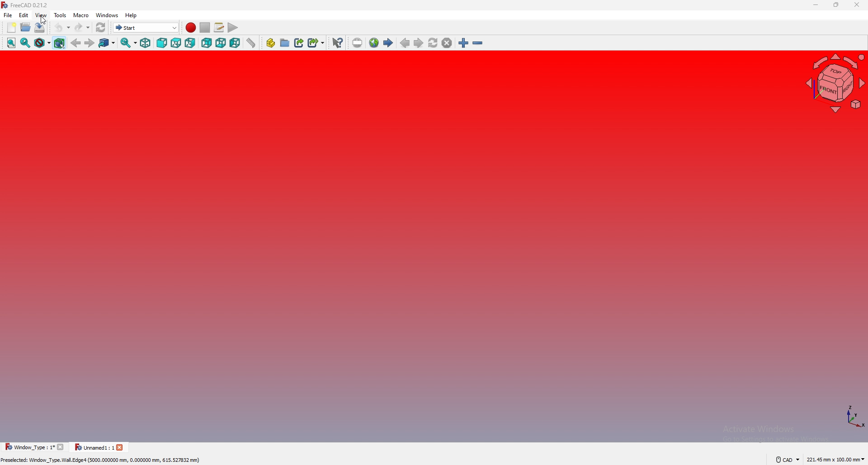 This screenshot has width=868, height=465. Describe the element at coordinates (786, 459) in the screenshot. I see `CAD` at that location.